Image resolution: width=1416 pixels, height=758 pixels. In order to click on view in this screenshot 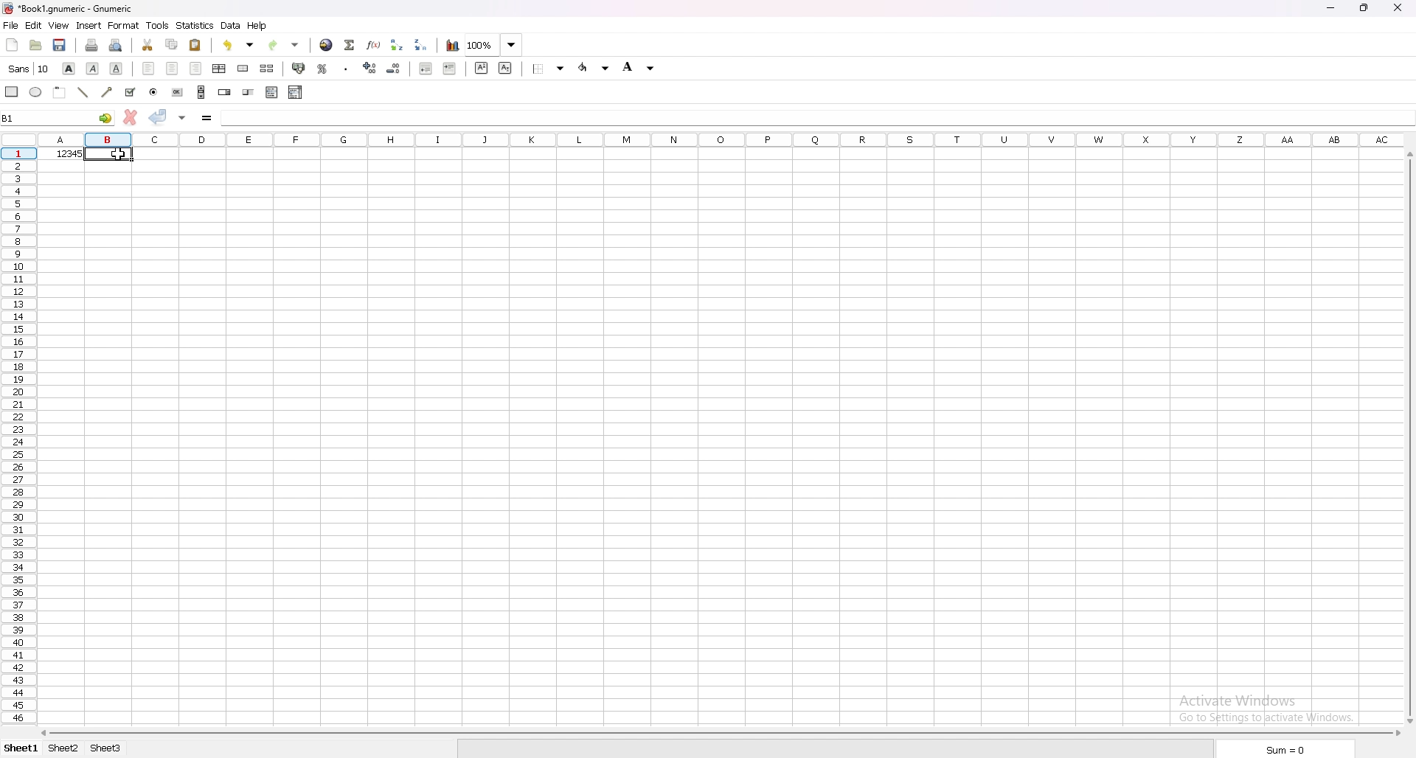, I will do `click(59, 26)`.